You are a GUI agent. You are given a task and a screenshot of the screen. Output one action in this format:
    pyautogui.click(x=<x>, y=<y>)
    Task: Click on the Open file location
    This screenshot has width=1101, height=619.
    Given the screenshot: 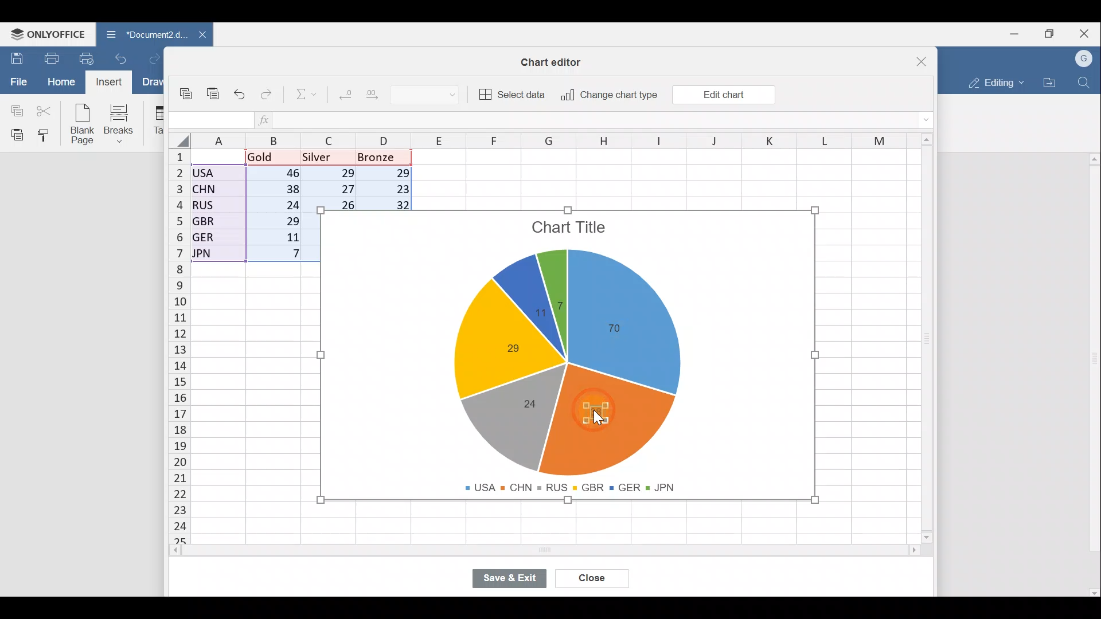 What is the action you would take?
    pyautogui.click(x=1049, y=83)
    